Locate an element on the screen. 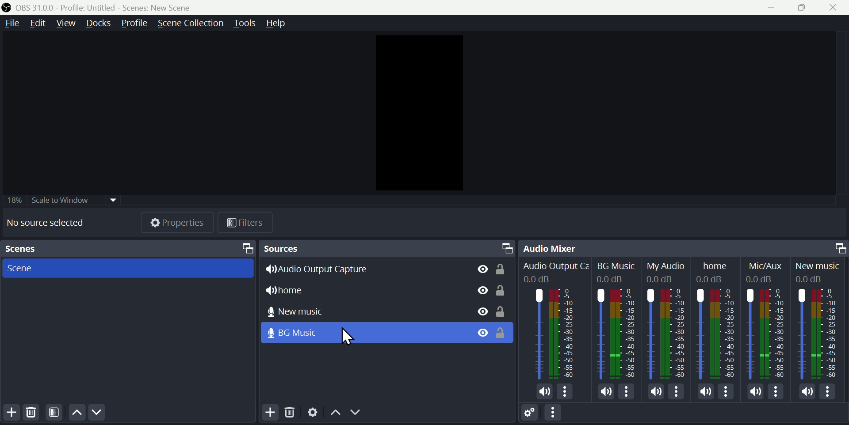 Image resolution: width=849 pixels, height=425 pixels. Help is located at coordinates (283, 22).